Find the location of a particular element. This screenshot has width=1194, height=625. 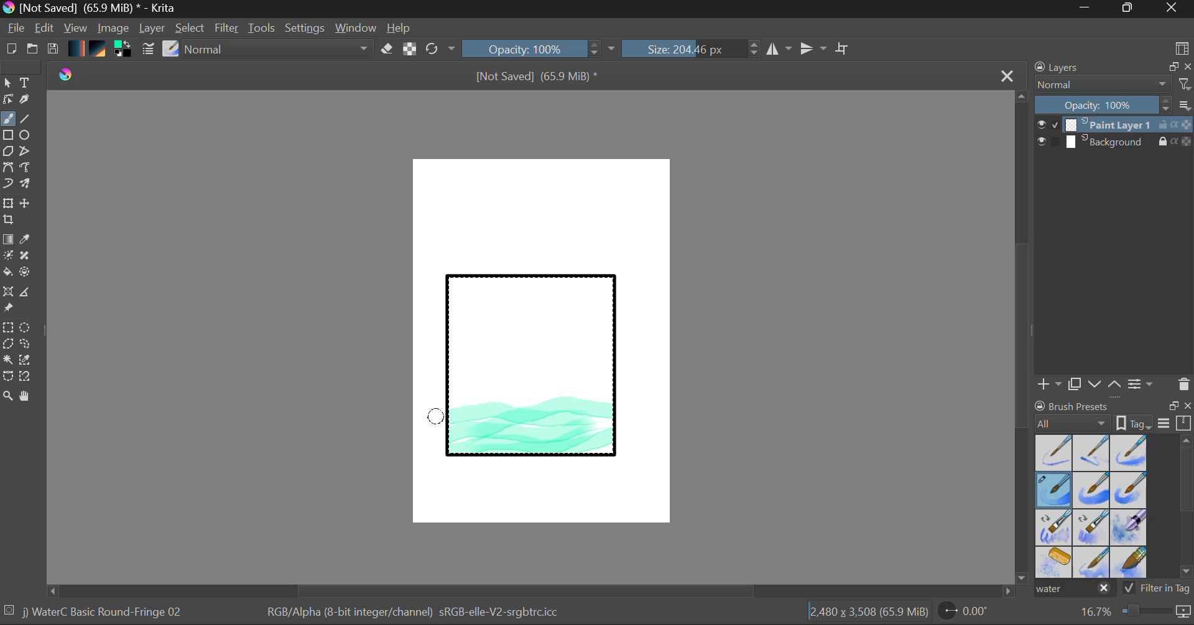

Select Brush Preset is located at coordinates (171, 49).